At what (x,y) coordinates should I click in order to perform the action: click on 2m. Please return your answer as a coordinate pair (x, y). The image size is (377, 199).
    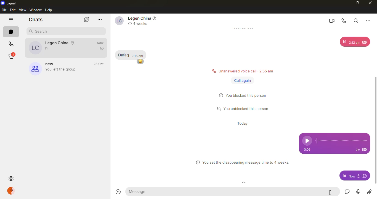
    Looking at the image, I should click on (358, 151).